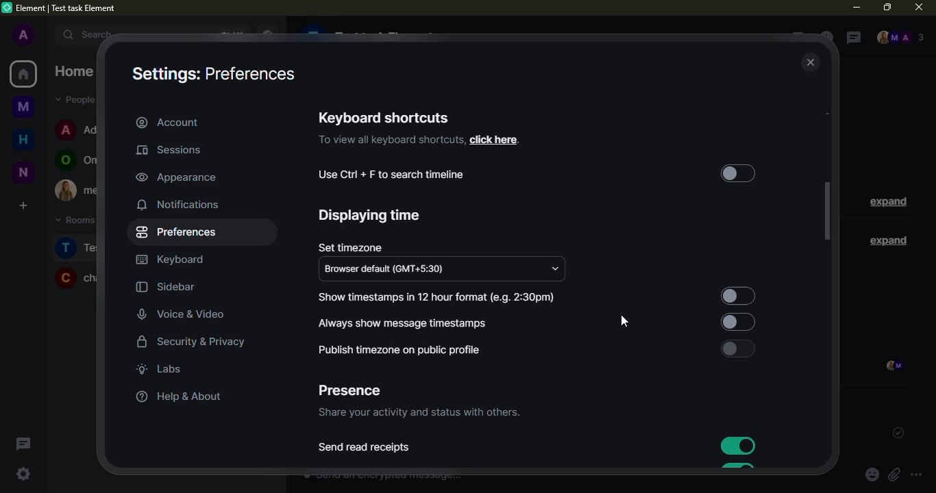 This screenshot has width=936, height=493. Describe the element at coordinates (23, 172) in the screenshot. I see `new` at that location.